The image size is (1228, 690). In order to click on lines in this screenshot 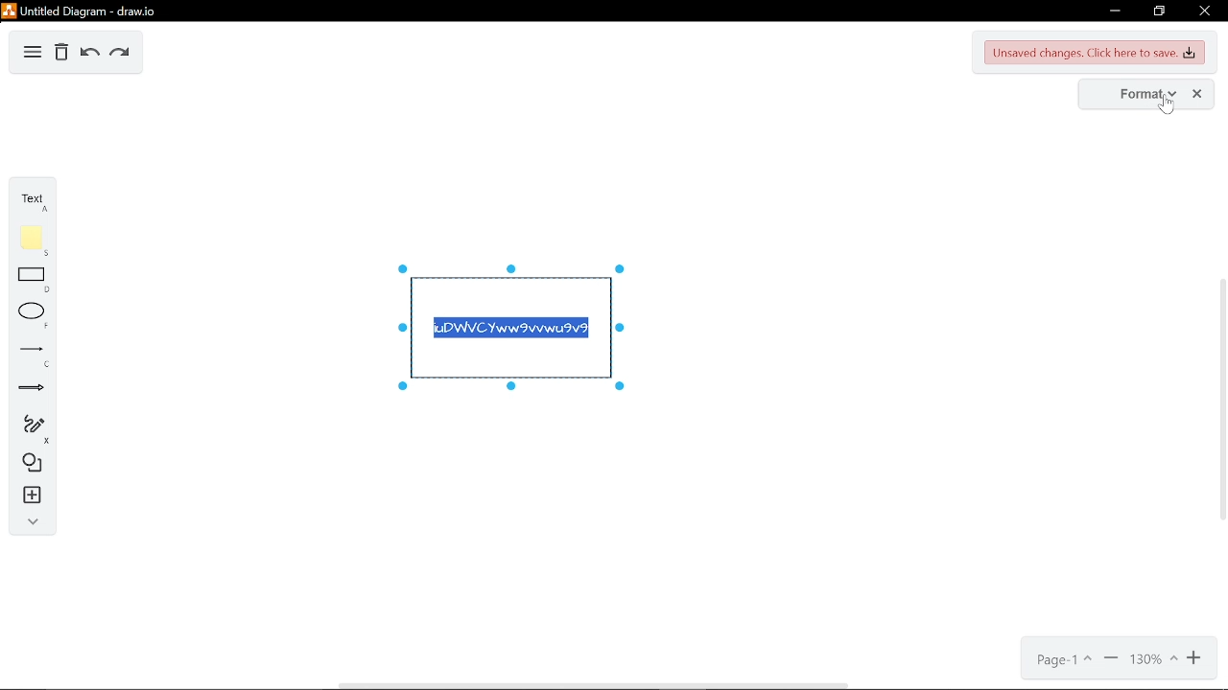, I will do `click(26, 353)`.